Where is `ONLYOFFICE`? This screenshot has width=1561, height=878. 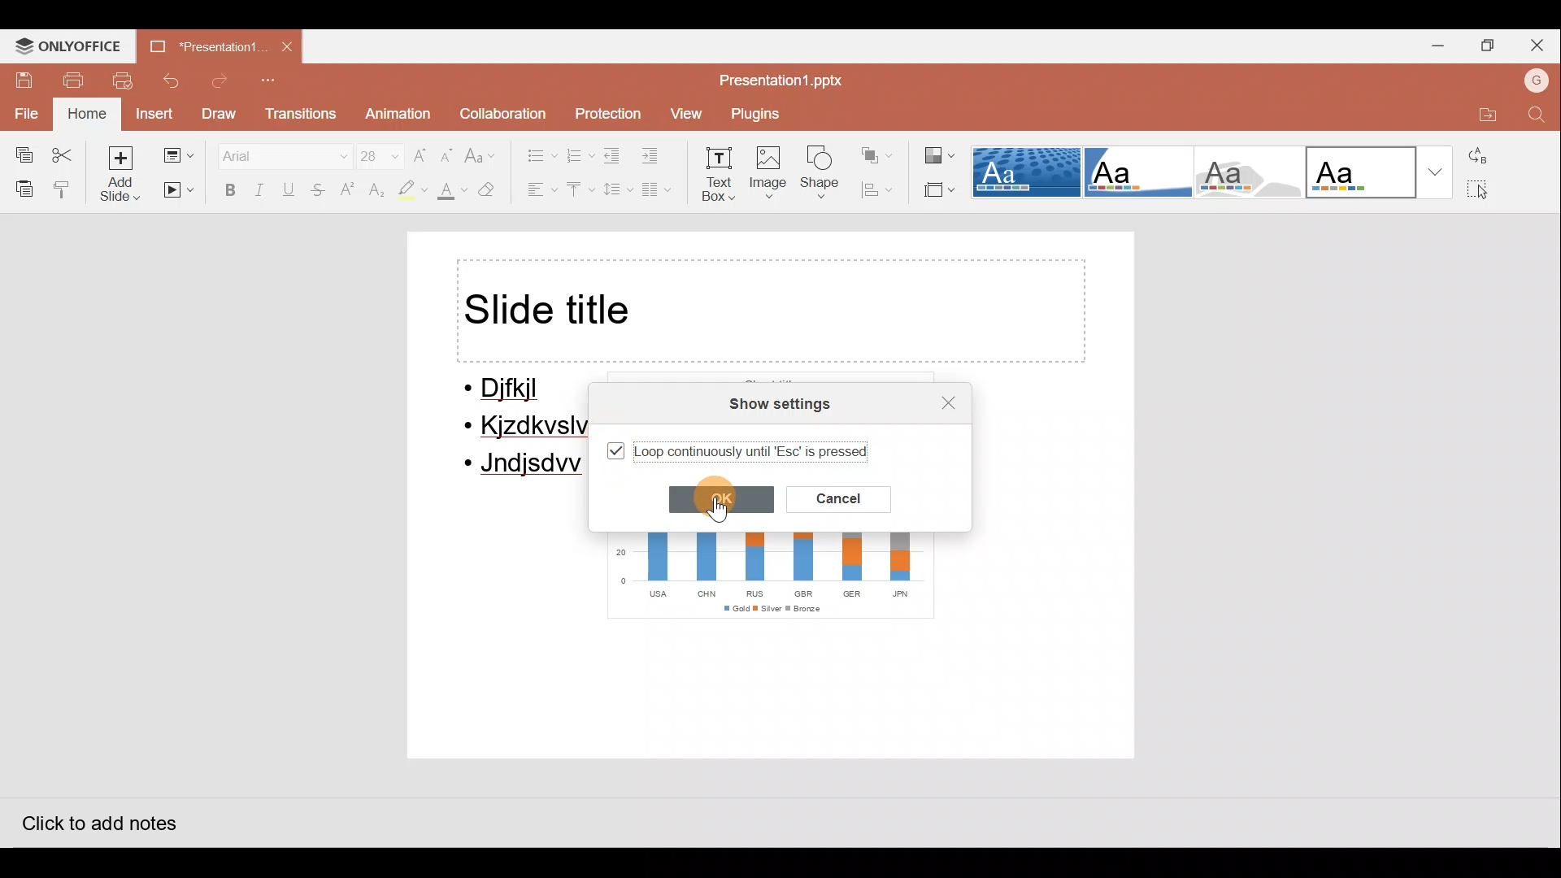
ONLYOFFICE is located at coordinates (64, 45).